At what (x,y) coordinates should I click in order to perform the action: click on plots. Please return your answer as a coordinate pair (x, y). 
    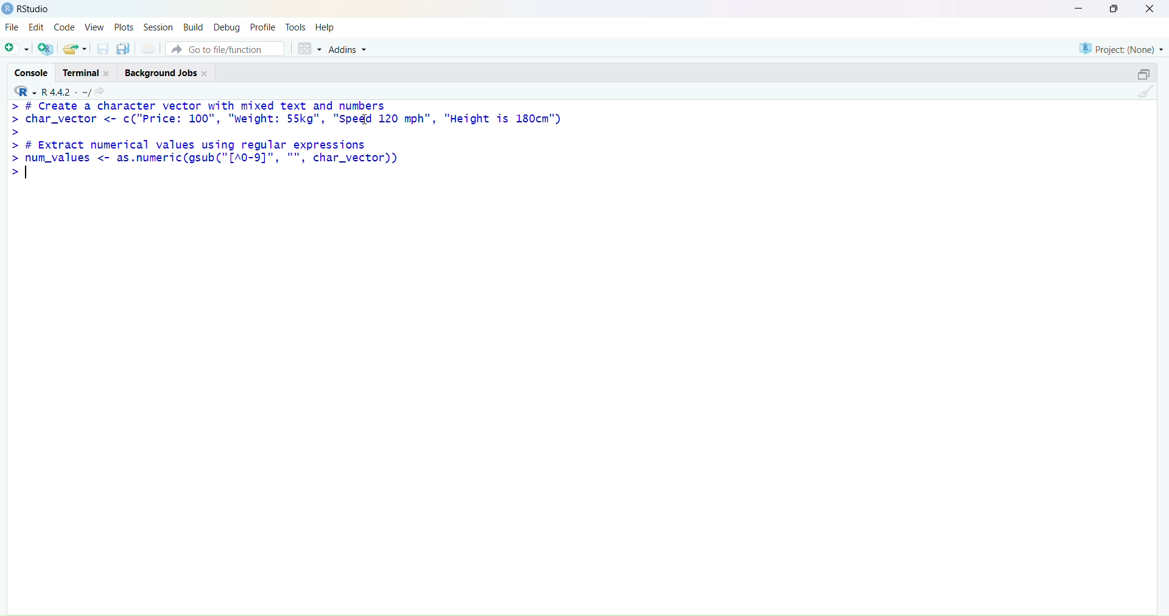
    Looking at the image, I should click on (124, 28).